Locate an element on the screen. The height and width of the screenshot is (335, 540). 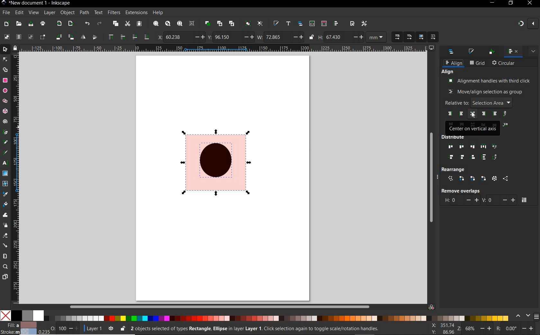
unlink clone is located at coordinates (233, 23).